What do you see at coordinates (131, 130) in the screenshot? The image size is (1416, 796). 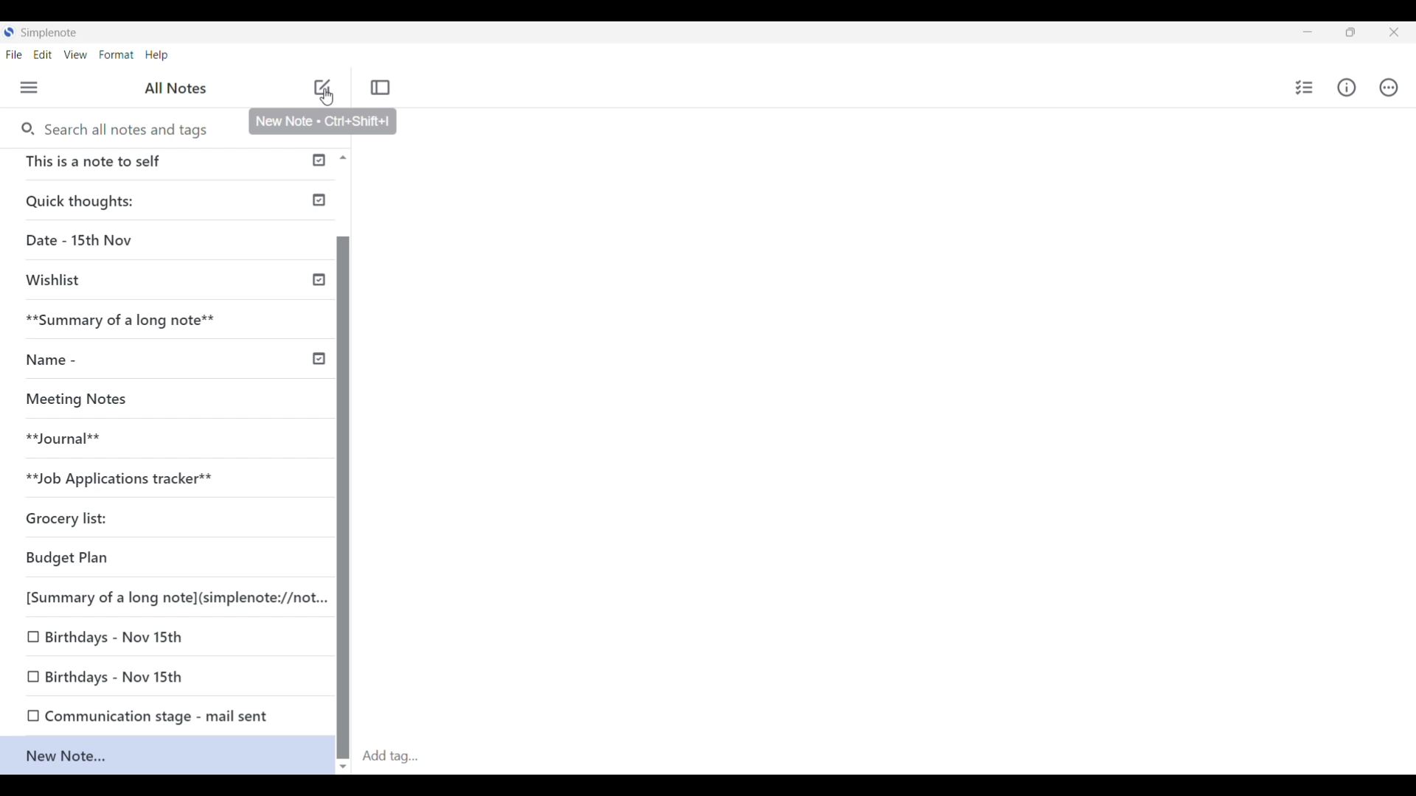 I see `Search all notes and tags` at bounding box center [131, 130].